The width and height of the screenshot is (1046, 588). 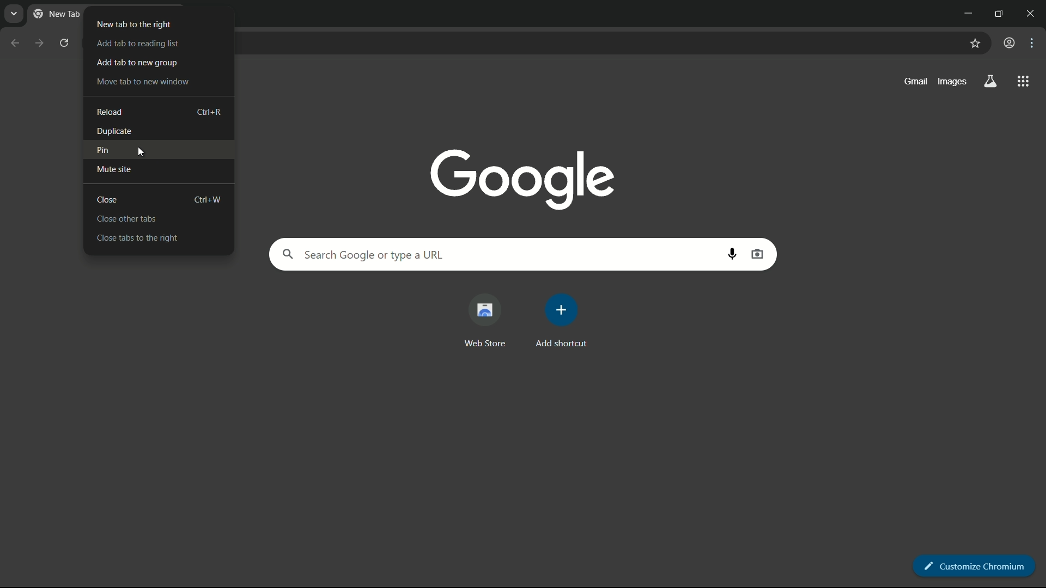 What do you see at coordinates (483, 321) in the screenshot?
I see `web store` at bounding box center [483, 321].